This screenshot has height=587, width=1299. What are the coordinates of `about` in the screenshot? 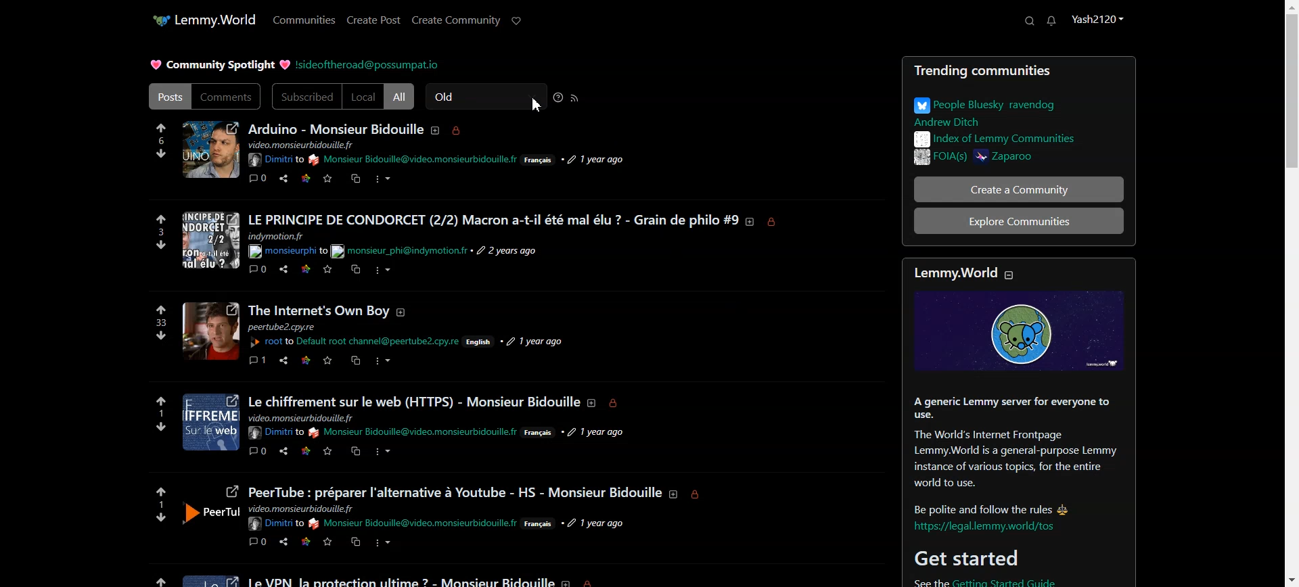 It's located at (591, 402).